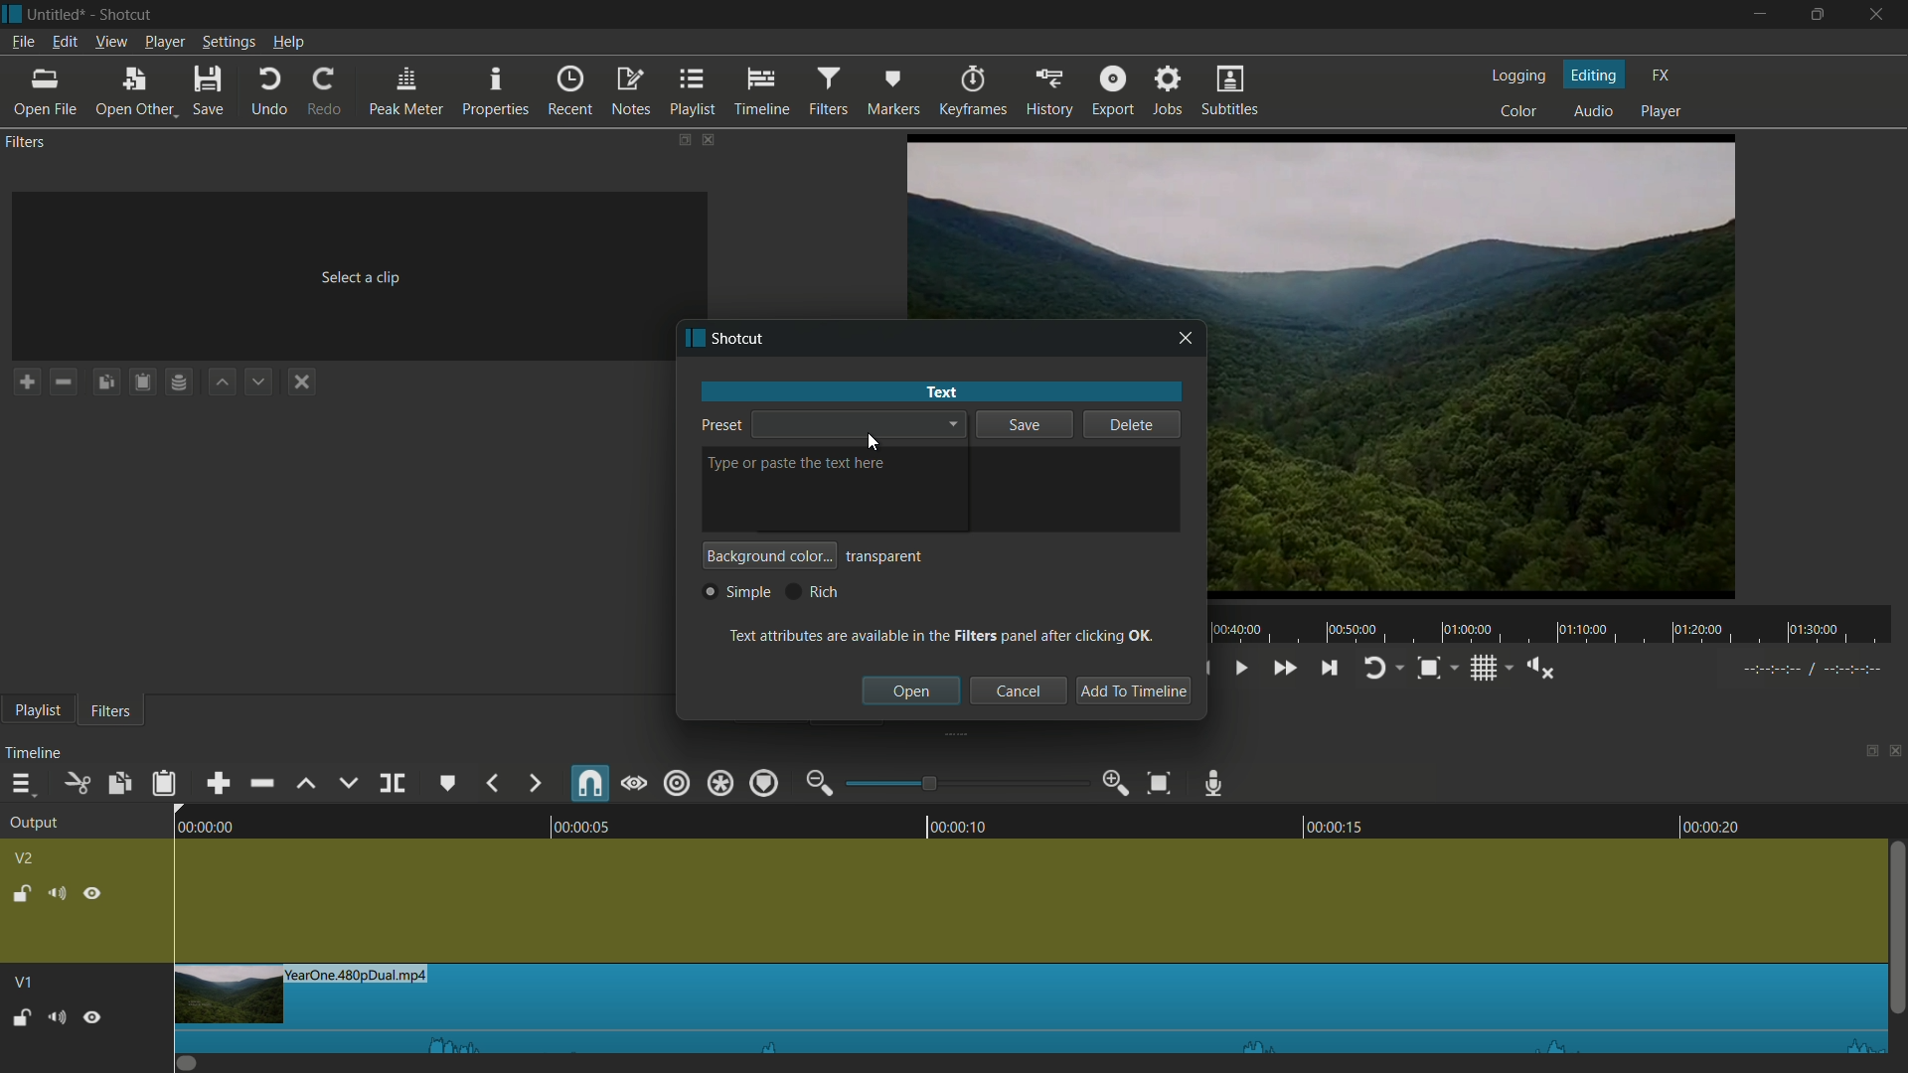 This screenshot has height=1073, width=1908. I want to click on Select a clip, so click(352, 270).